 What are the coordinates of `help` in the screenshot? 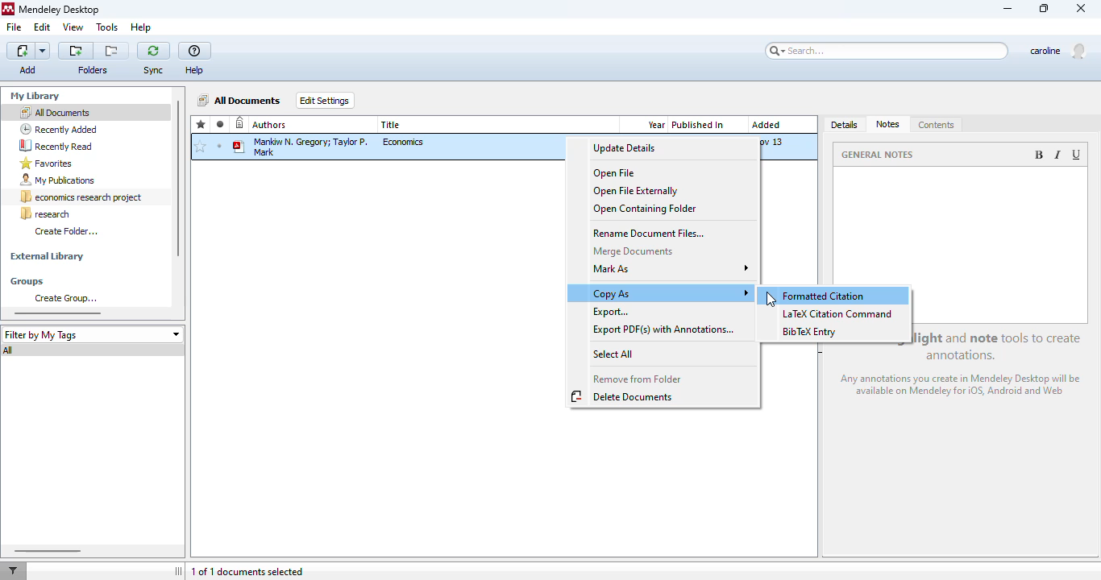 It's located at (195, 52).